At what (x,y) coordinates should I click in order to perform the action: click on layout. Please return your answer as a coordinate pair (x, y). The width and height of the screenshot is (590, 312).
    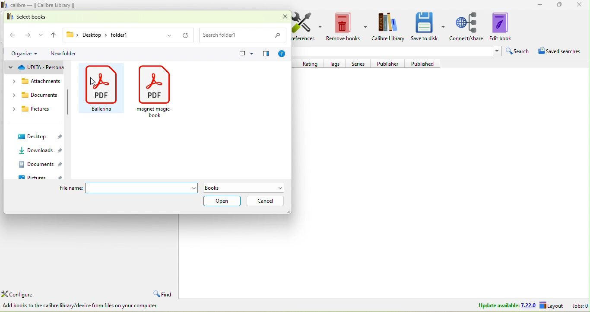
    Looking at the image, I should click on (552, 306).